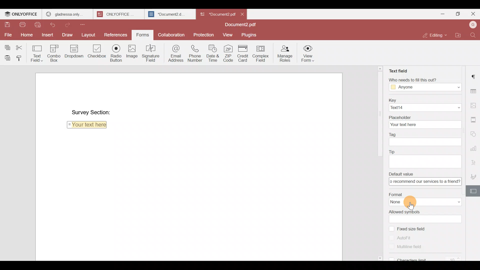 The height and width of the screenshot is (270, 480). Describe the element at coordinates (53, 53) in the screenshot. I see `Combo box` at that location.